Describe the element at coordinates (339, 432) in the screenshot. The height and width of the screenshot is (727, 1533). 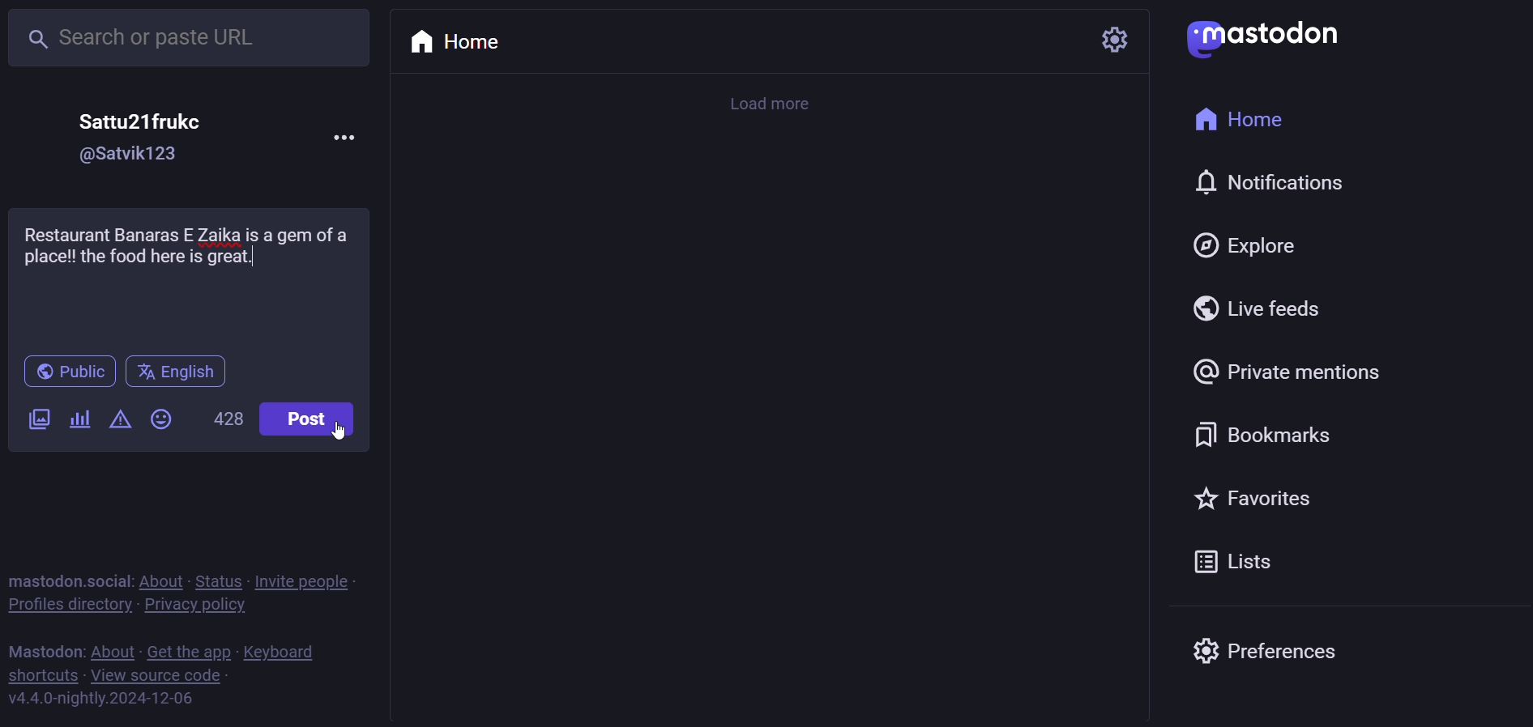
I see `Cursor` at that location.